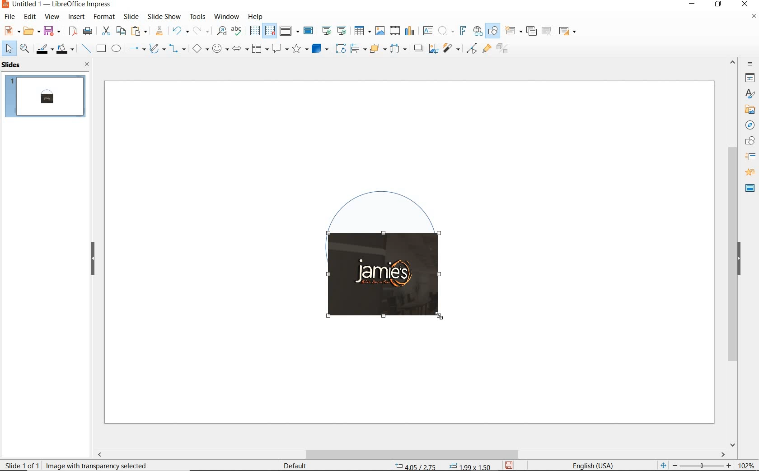 Image resolution: width=759 pixels, height=471 pixels. Describe the element at coordinates (748, 109) in the screenshot. I see `gallery` at that location.